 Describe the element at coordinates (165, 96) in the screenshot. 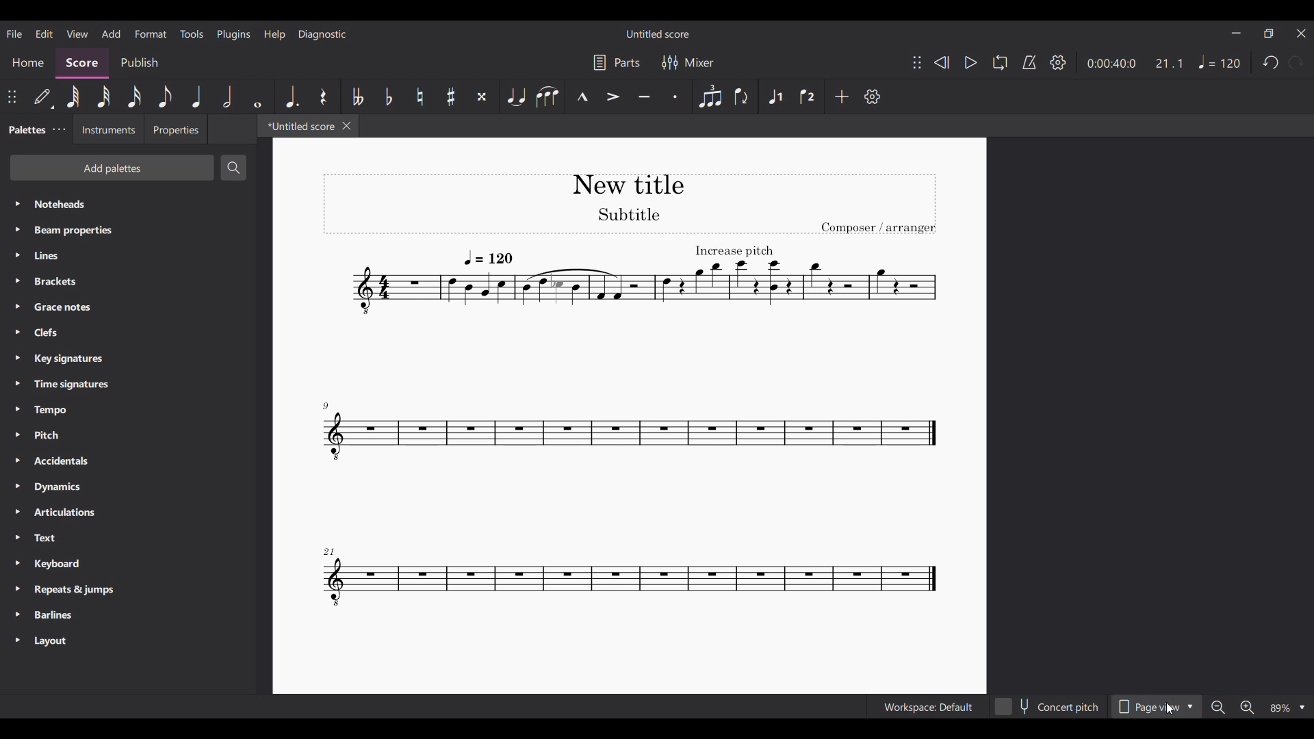

I see `8th note` at that location.